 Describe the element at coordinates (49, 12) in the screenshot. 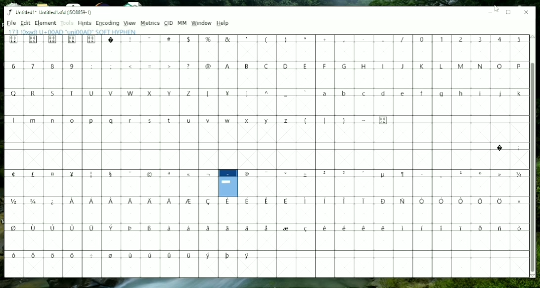

I see `Title` at that location.